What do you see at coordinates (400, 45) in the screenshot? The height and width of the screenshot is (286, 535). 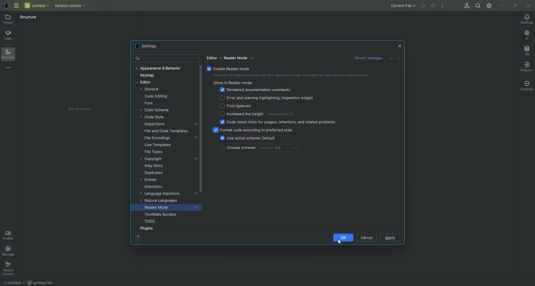 I see `Close` at bounding box center [400, 45].